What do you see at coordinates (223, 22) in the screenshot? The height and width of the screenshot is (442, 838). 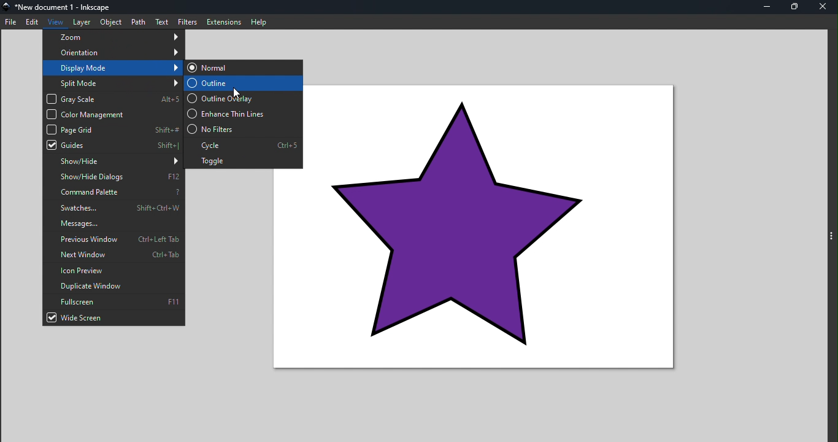 I see `Extensions` at bounding box center [223, 22].